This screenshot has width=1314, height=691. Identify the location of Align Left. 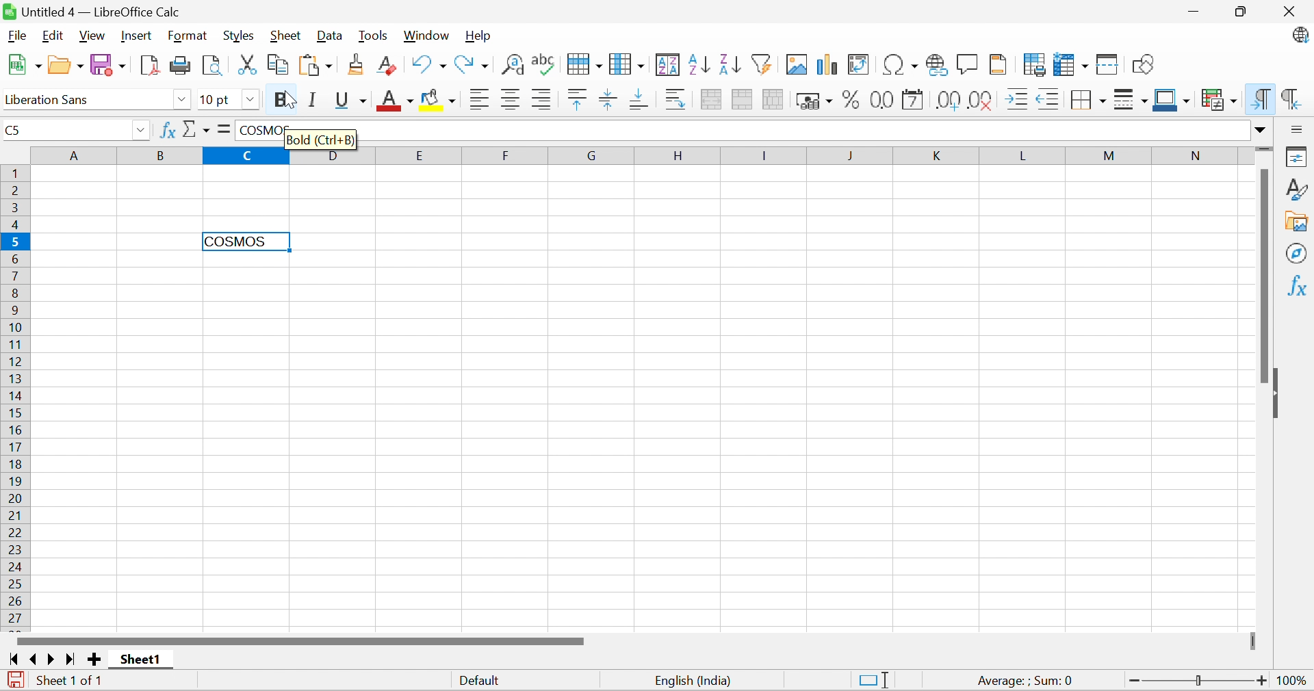
(479, 100).